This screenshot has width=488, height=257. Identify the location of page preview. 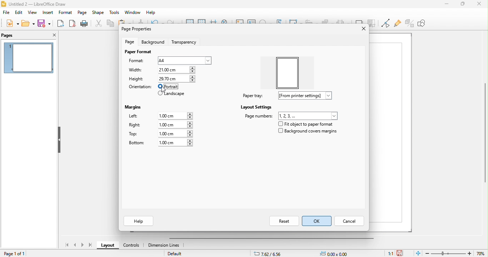
(29, 58).